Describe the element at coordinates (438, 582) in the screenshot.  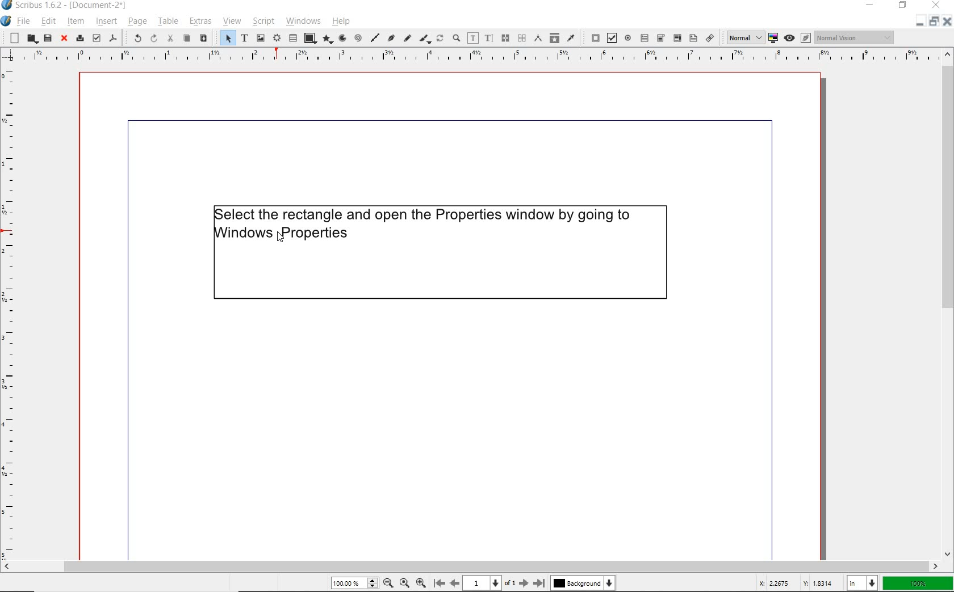
I see `go to the first page` at that location.